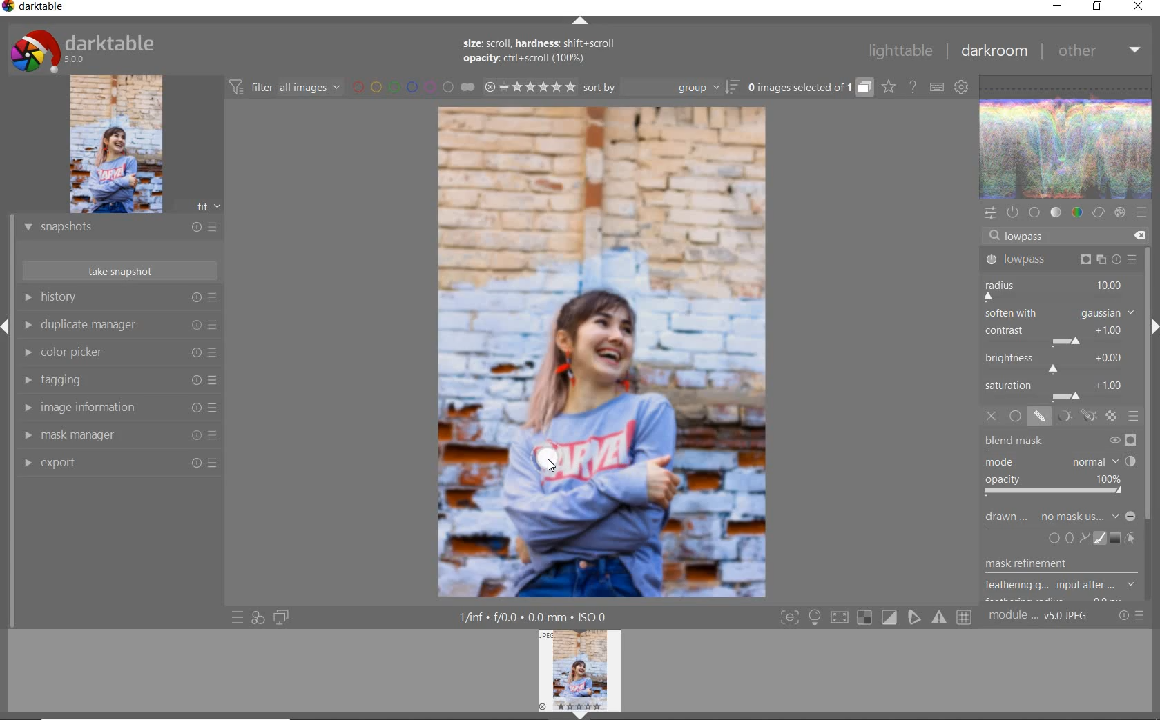 This screenshot has height=720, width=1160. Describe the element at coordinates (119, 272) in the screenshot. I see `take snapshots` at that location.